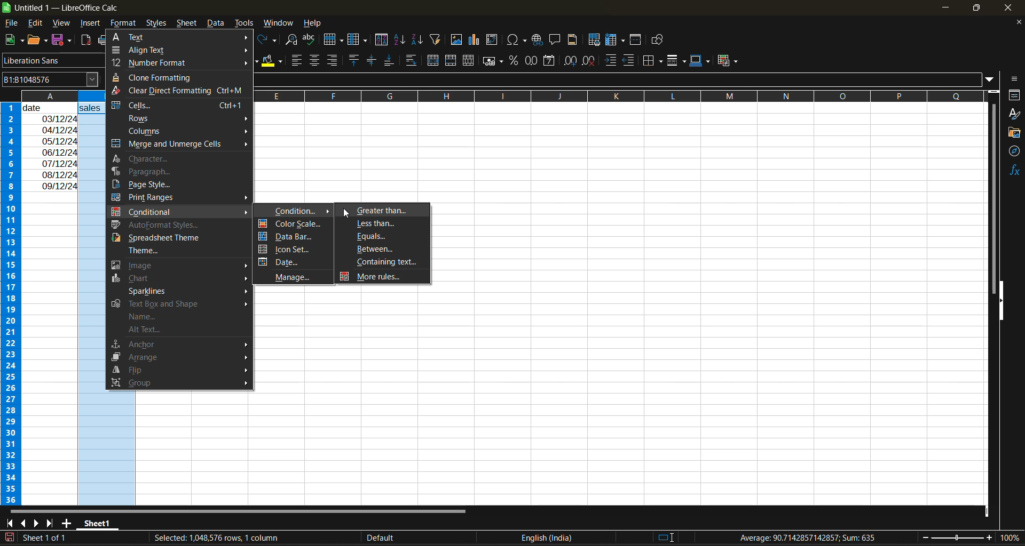  What do you see at coordinates (979, 10) in the screenshot?
I see `maximize` at bounding box center [979, 10].